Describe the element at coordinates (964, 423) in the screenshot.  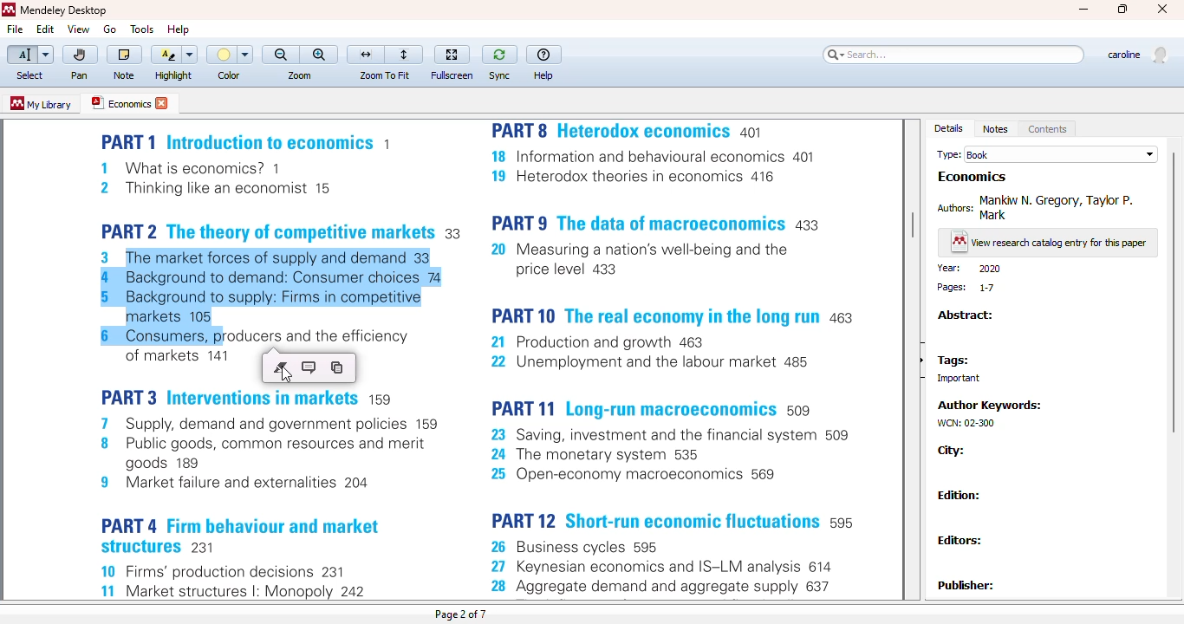
I see `WCN: 02-300` at that location.